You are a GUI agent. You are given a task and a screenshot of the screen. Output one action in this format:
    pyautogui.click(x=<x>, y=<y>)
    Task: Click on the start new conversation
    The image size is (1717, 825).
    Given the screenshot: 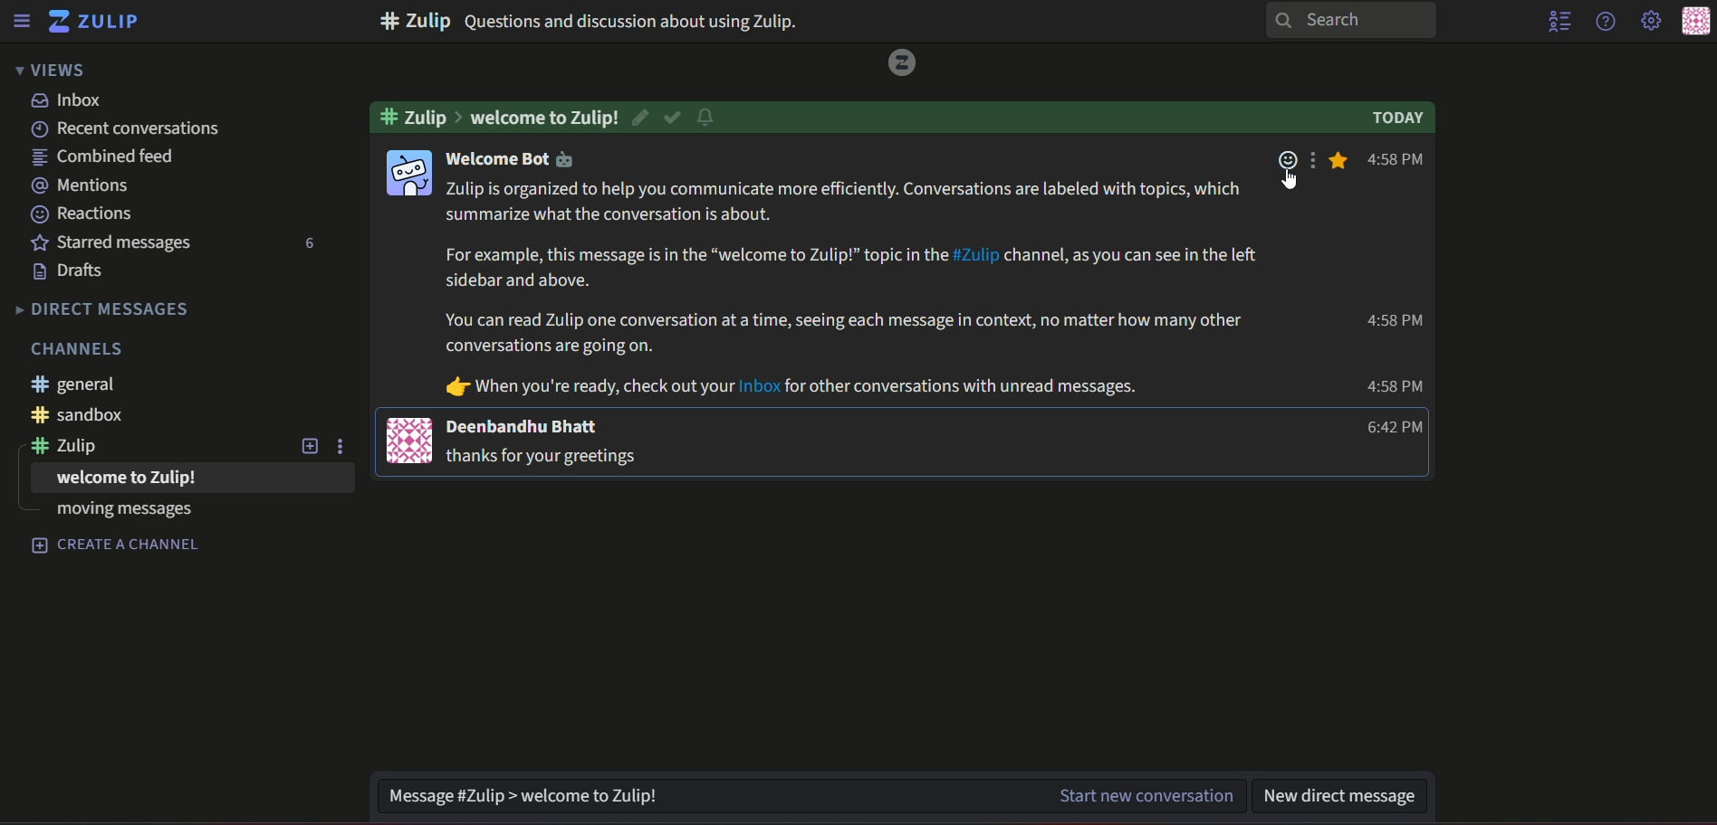 What is the action you would take?
    pyautogui.click(x=1145, y=795)
    